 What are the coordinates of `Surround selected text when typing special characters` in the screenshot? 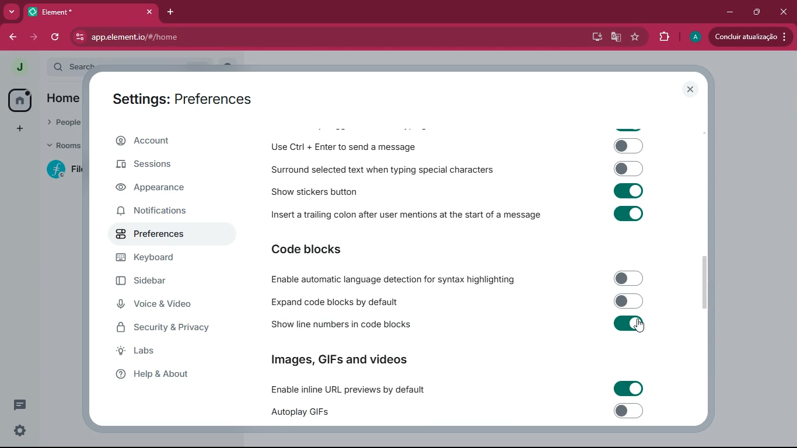 It's located at (455, 169).